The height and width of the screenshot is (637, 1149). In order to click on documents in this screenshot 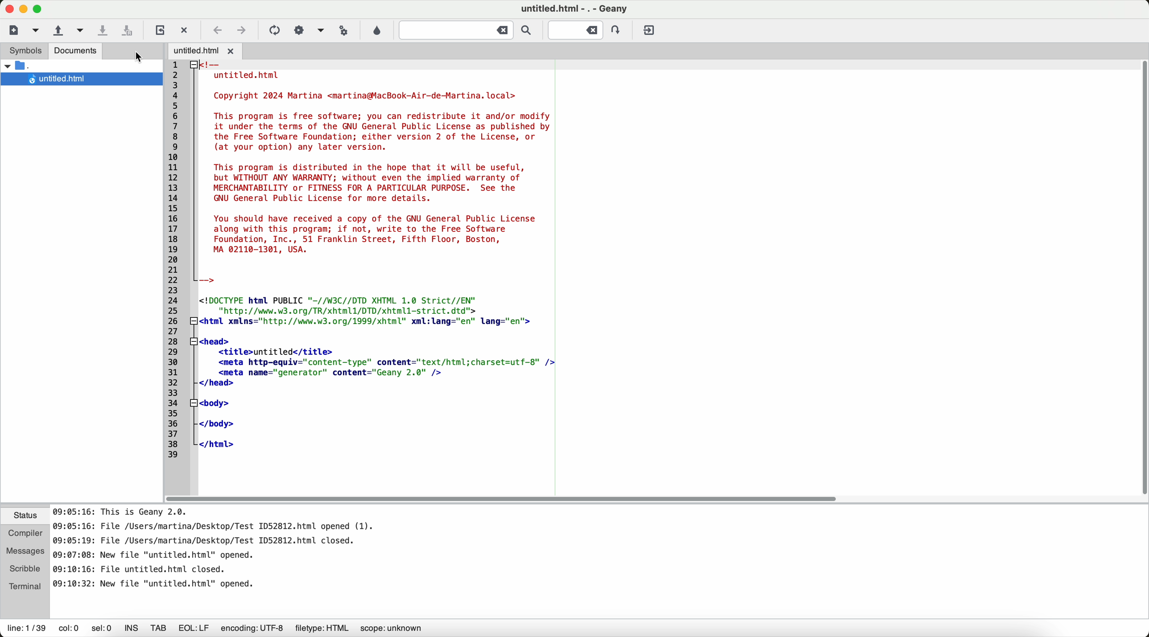, I will do `click(75, 51)`.